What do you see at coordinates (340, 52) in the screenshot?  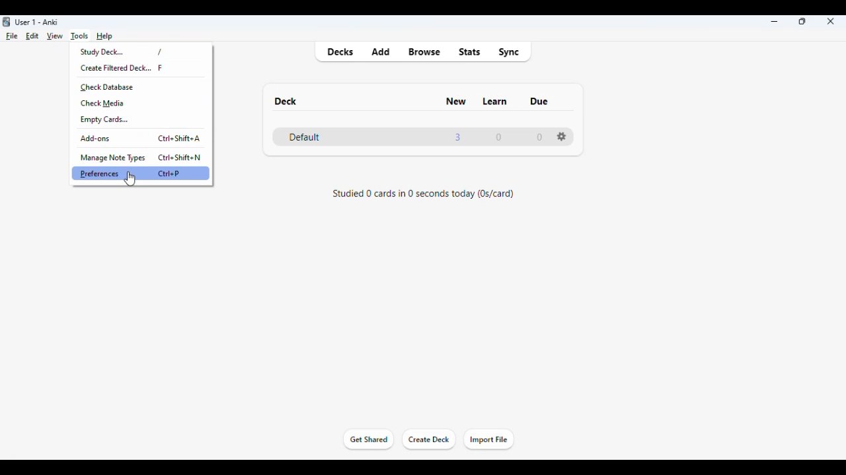 I see `decks` at bounding box center [340, 52].